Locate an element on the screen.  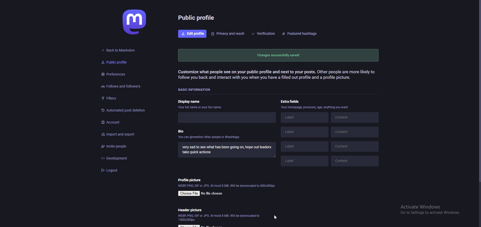
label is located at coordinates (304, 118).